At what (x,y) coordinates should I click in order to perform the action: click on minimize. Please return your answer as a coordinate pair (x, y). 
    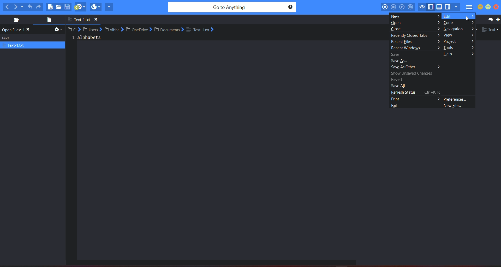
    Looking at the image, I should click on (480, 7).